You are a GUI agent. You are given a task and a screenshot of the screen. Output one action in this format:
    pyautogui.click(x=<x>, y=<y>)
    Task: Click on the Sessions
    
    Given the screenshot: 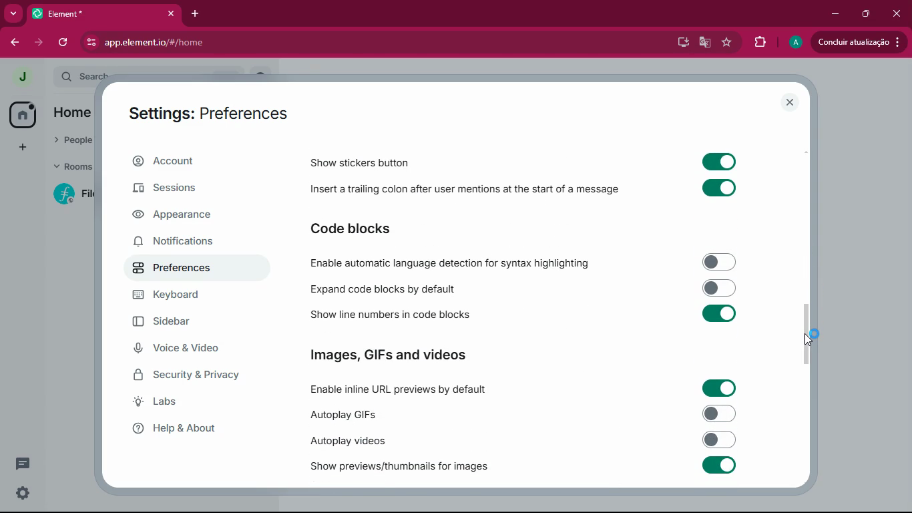 What is the action you would take?
    pyautogui.click(x=178, y=188)
    